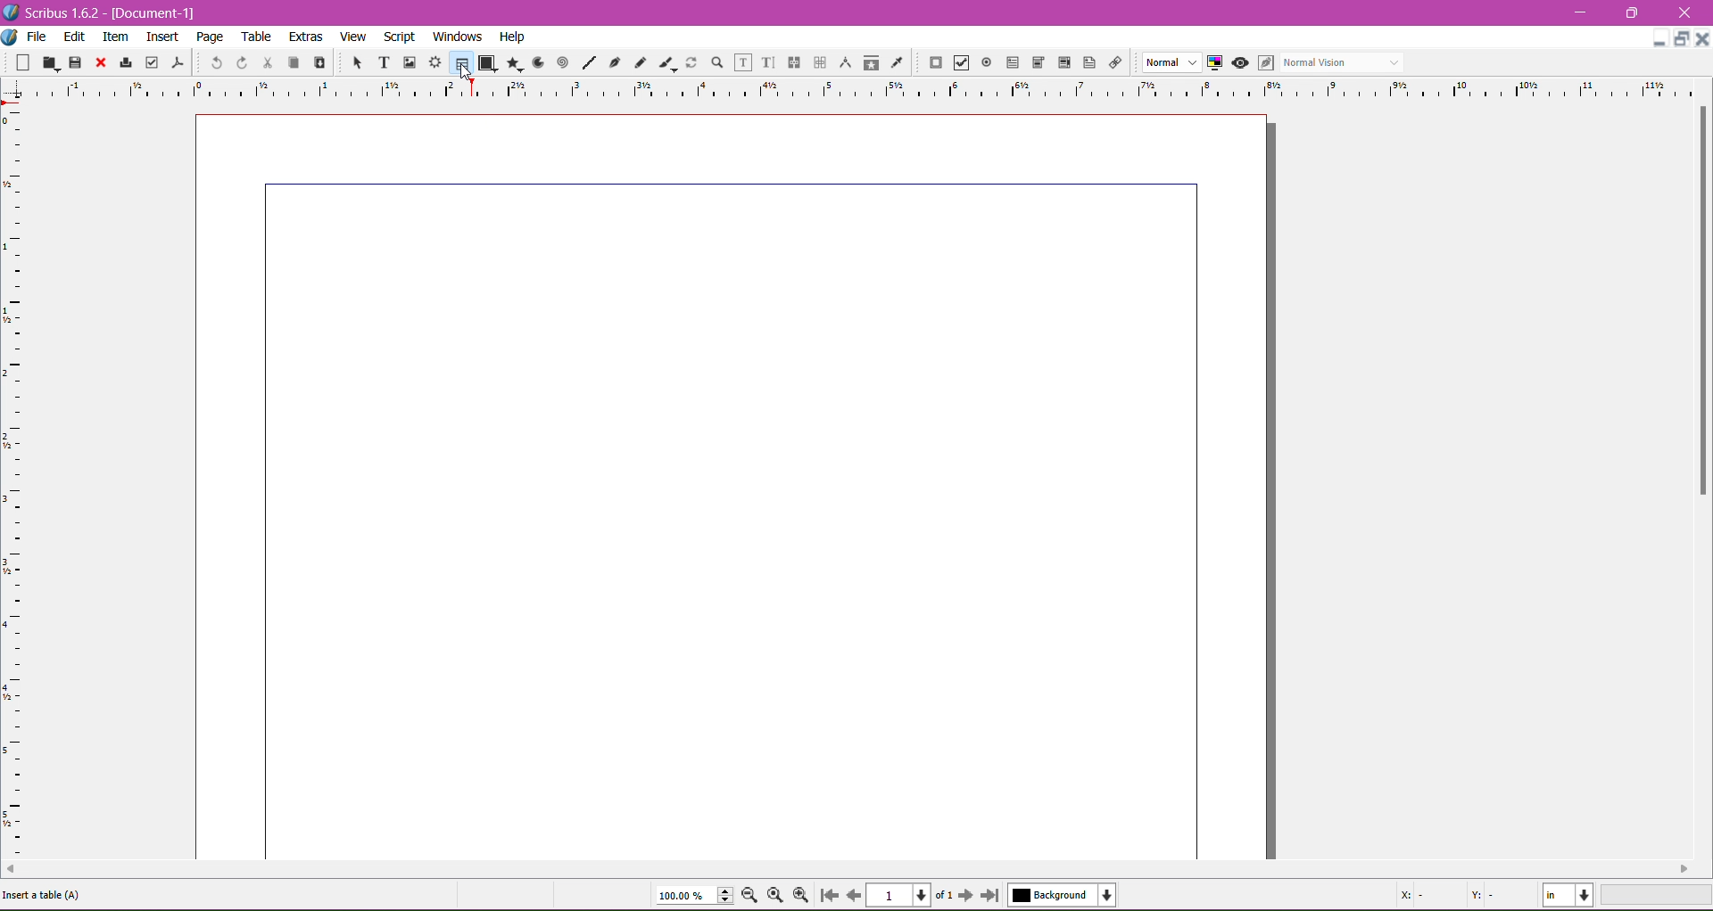  What do you see at coordinates (123, 64) in the screenshot?
I see `Print` at bounding box center [123, 64].